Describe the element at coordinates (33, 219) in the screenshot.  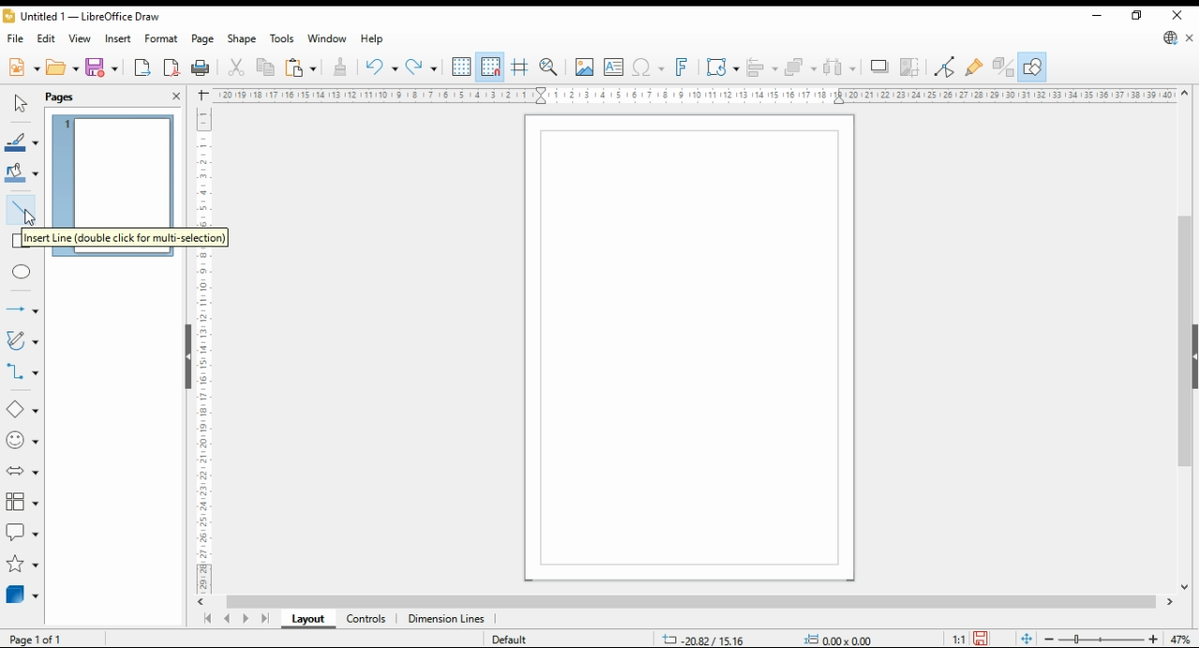
I see `cursor` at that location.